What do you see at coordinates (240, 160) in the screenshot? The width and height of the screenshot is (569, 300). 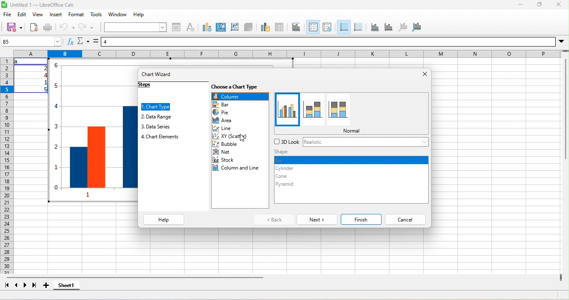 I see `stock` at bounding box center [240, 160].